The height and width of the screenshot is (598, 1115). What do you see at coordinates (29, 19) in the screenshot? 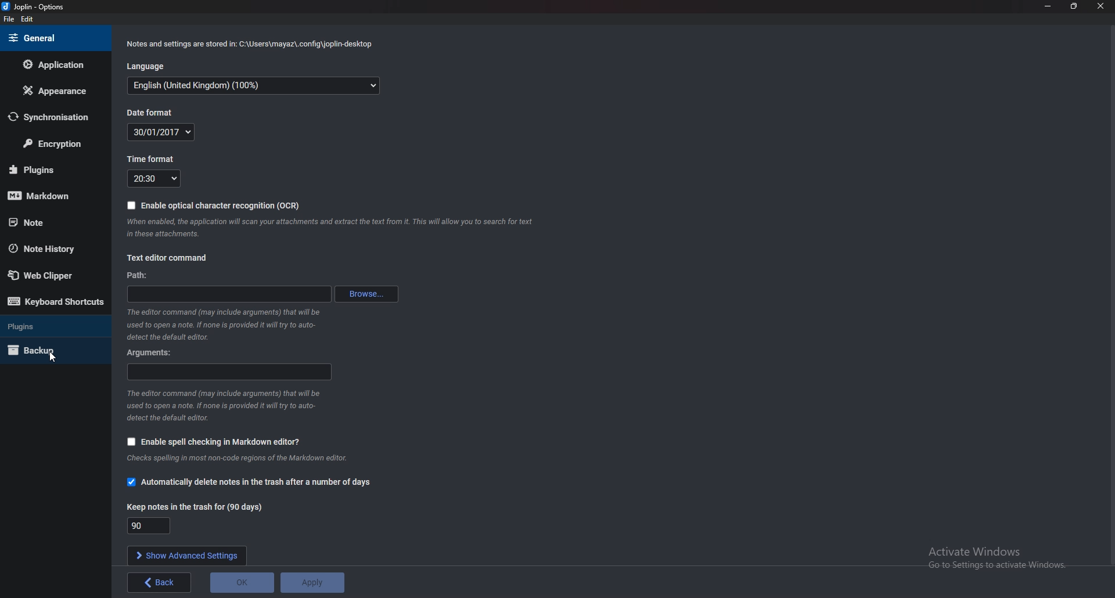
I see `edit` at bounding box center [29, 19].